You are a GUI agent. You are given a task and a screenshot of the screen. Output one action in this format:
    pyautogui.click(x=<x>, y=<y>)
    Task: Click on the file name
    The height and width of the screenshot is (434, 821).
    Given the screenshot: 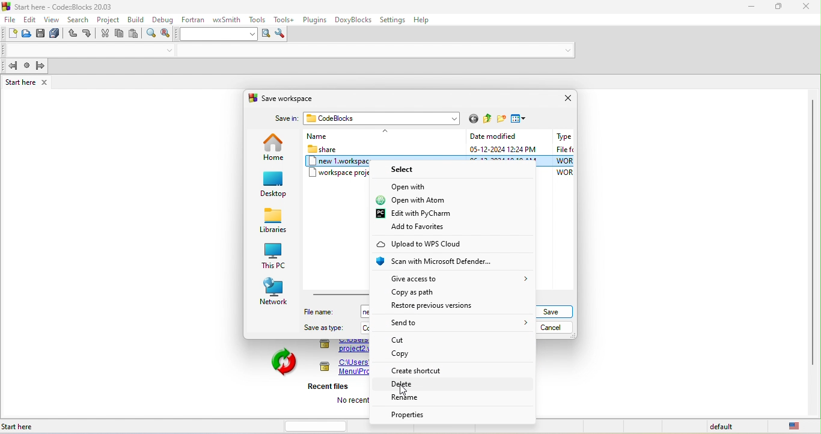 What is the action you would take?
    pyautogui.click(x=323, y=311)
    